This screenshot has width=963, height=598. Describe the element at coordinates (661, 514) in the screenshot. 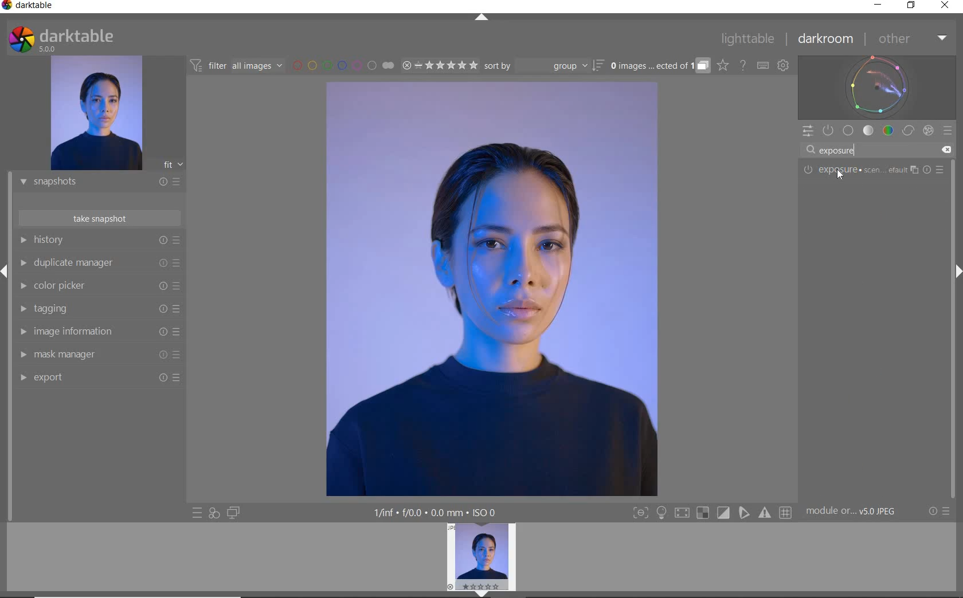

I see `Button` at that location.